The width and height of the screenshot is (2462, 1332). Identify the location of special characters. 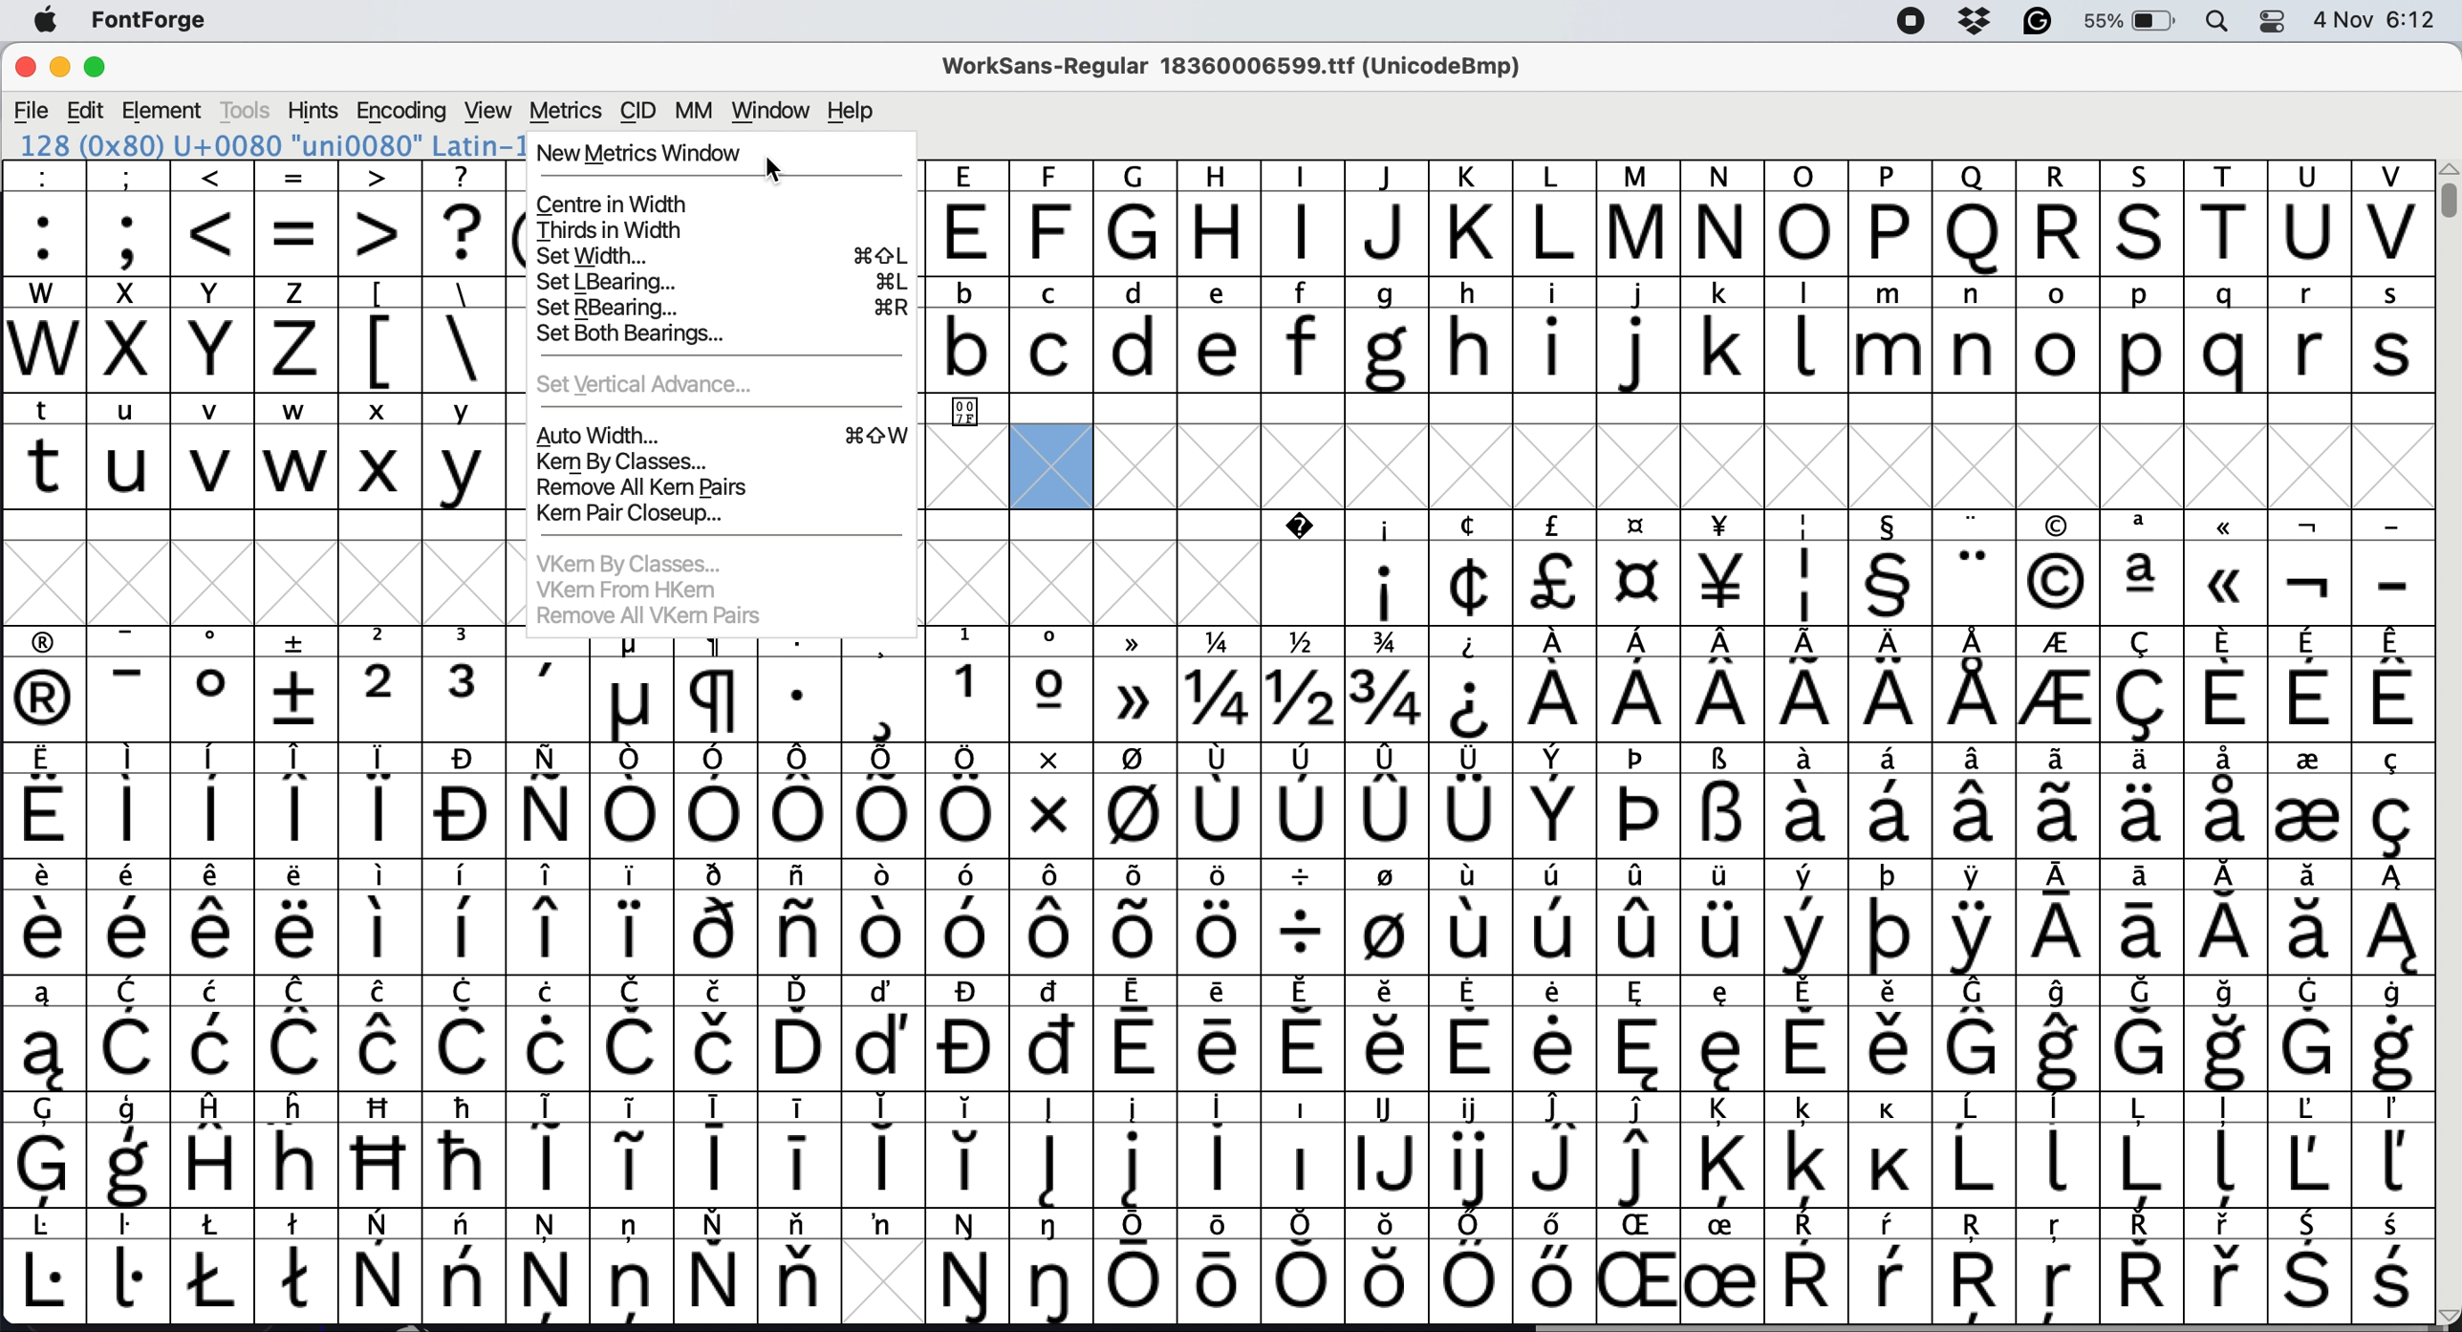
(1216, 700).